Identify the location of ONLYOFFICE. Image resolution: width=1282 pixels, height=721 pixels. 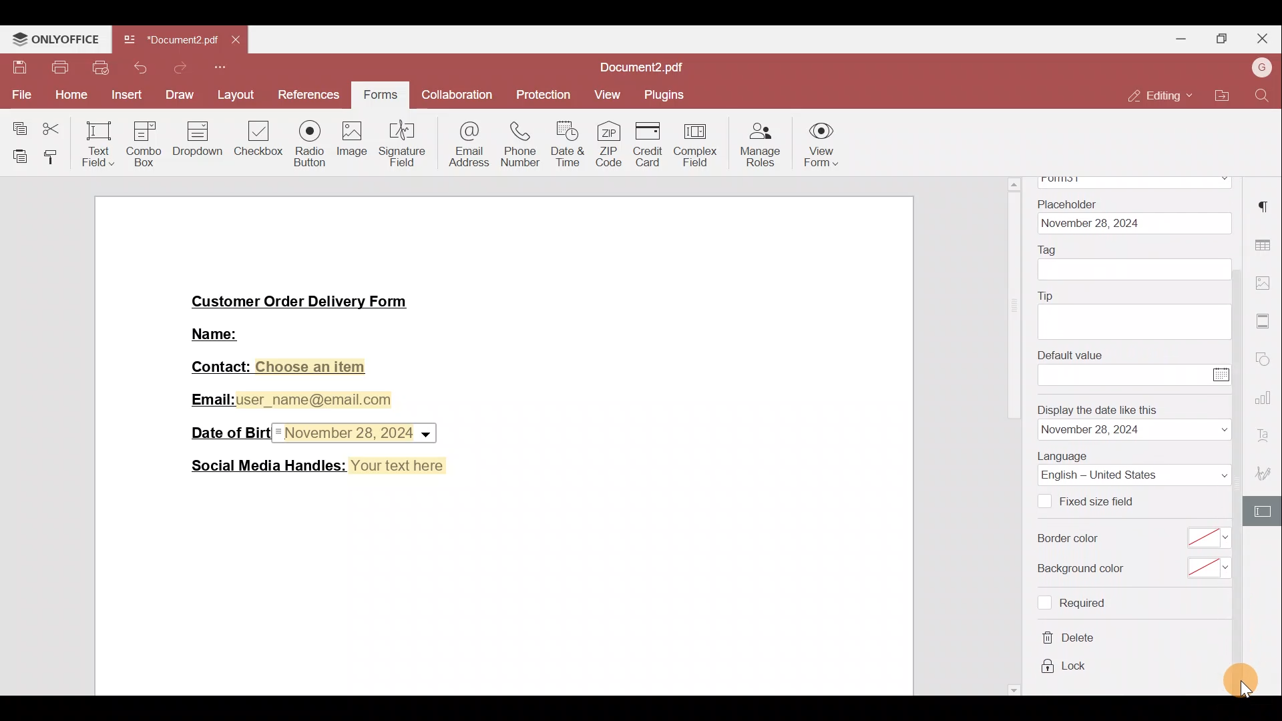
(55, 37).